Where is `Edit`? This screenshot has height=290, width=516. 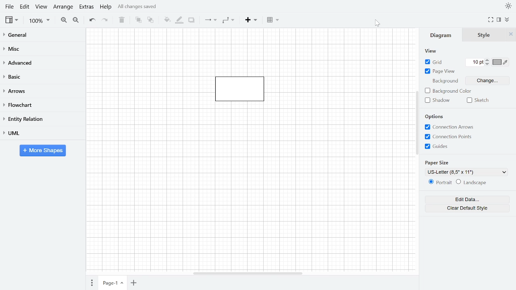
Edit is located at coordinates (25, 7).